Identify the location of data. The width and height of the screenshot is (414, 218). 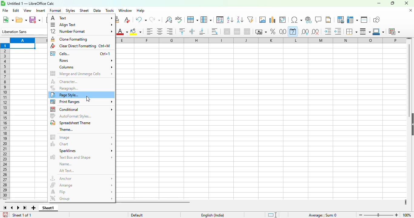
(97, 11).